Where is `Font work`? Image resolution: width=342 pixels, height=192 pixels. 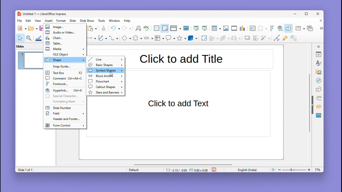 Font work is located at coordinates (271, 28).